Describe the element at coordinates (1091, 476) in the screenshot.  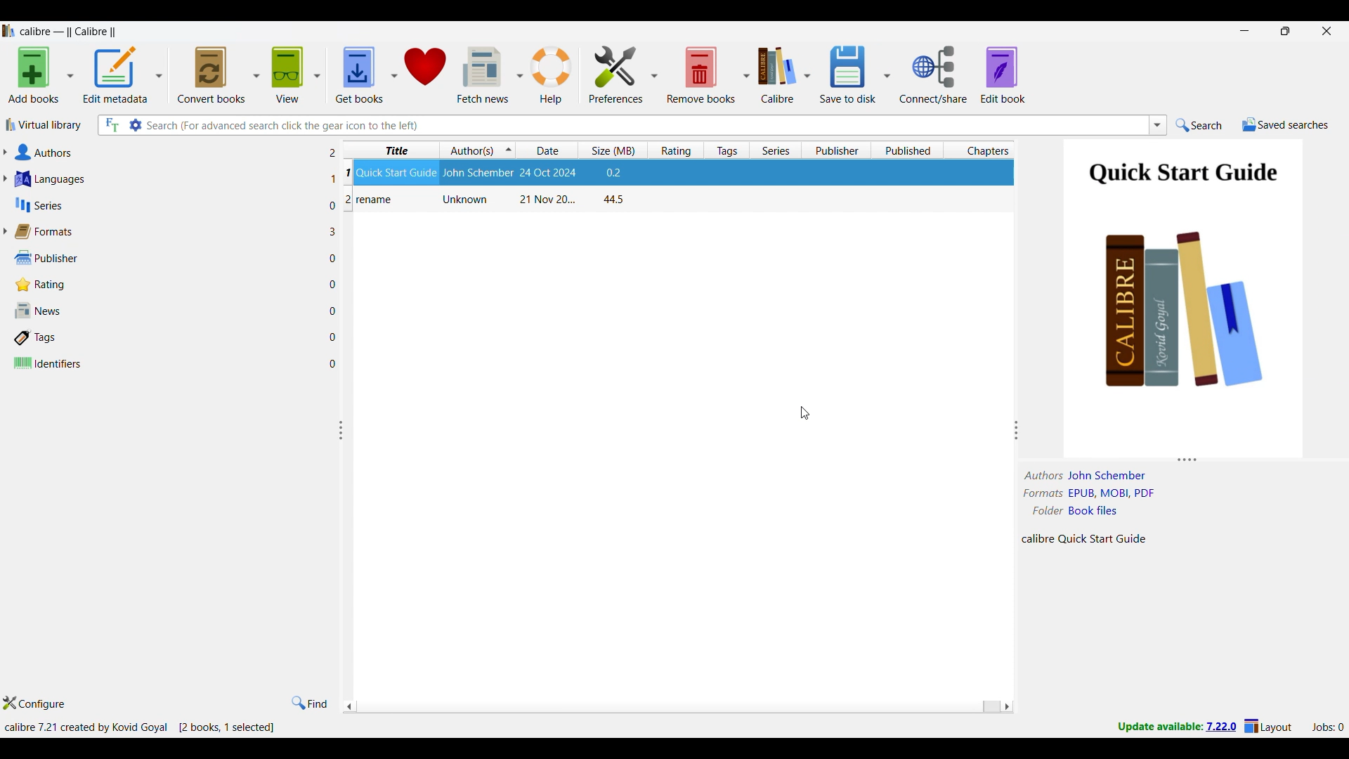
I see `Authors name` at that location.